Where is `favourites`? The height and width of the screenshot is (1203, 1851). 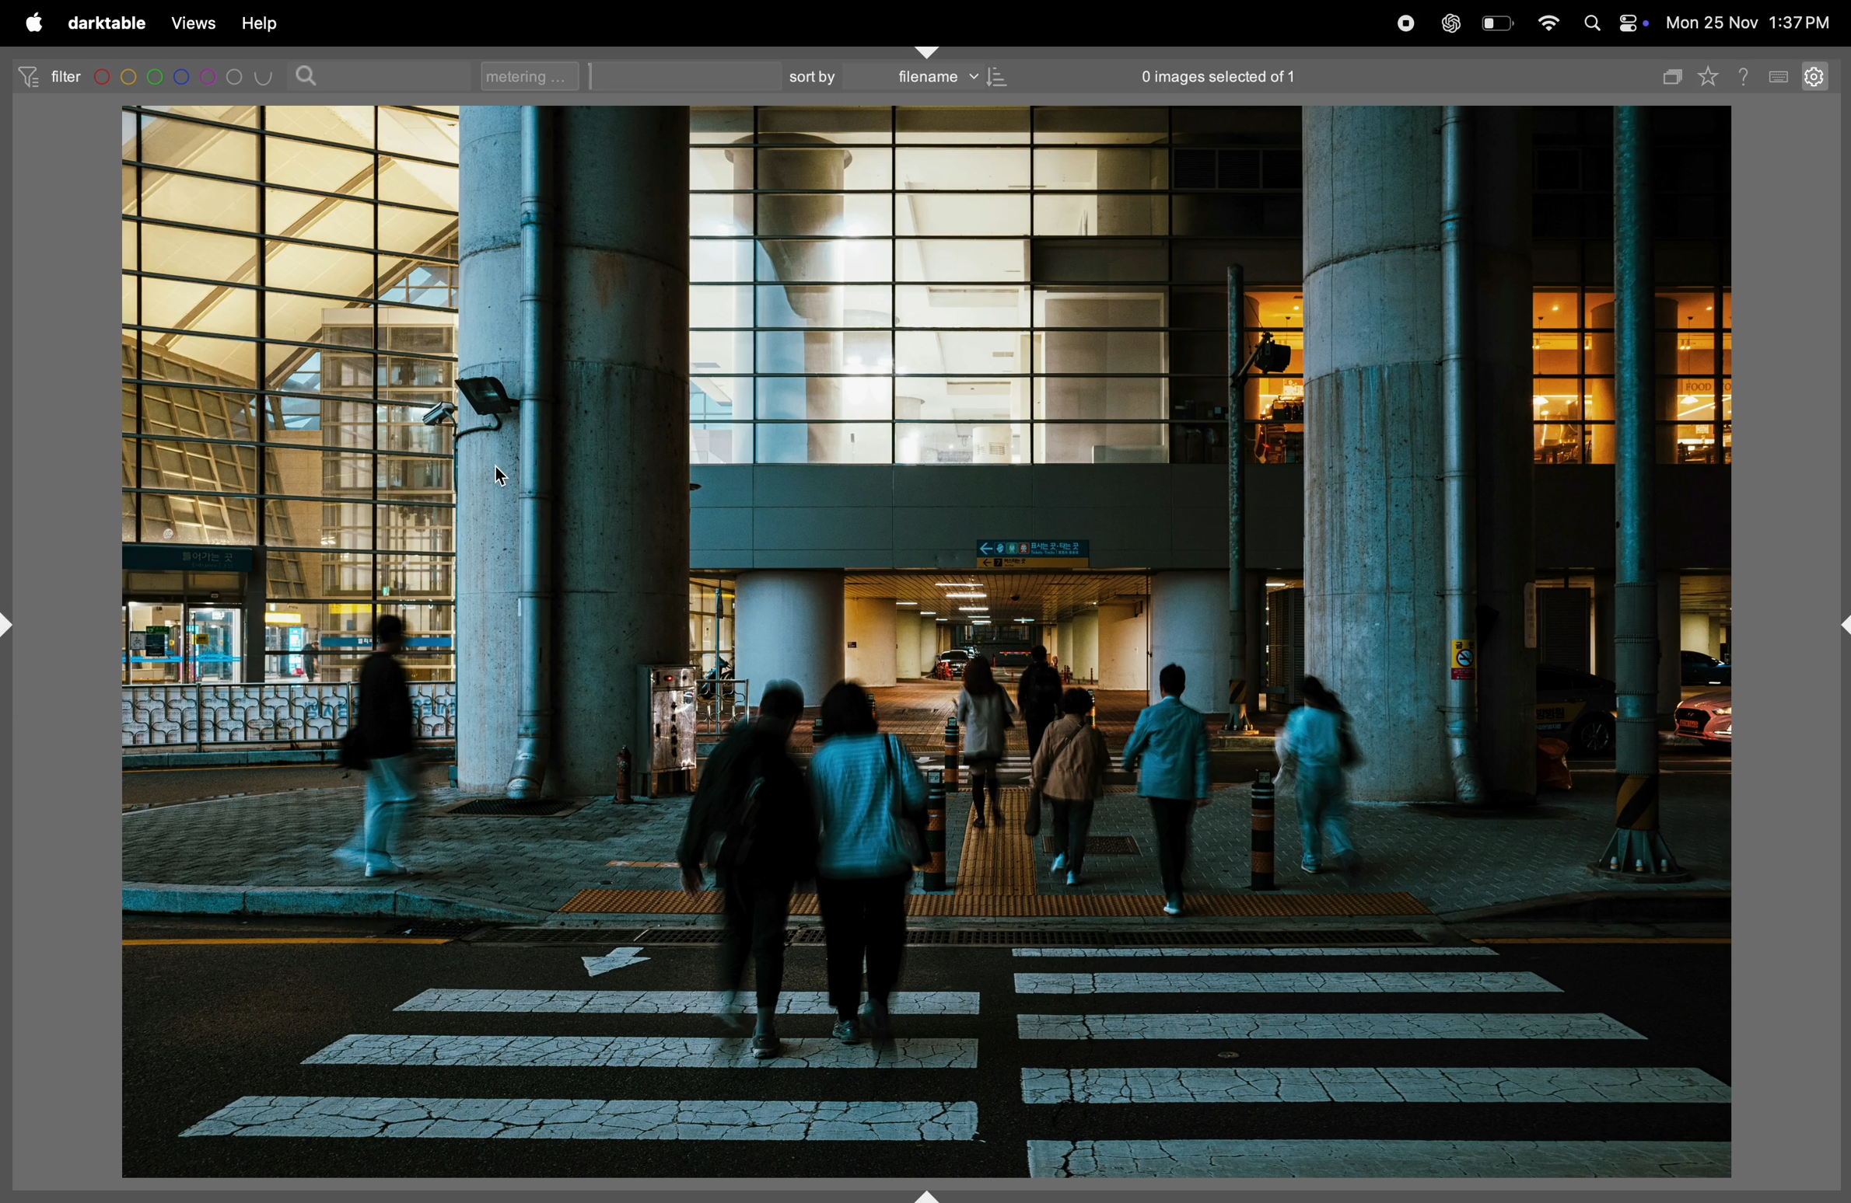
favourites is located at coordinates (1713, 78).